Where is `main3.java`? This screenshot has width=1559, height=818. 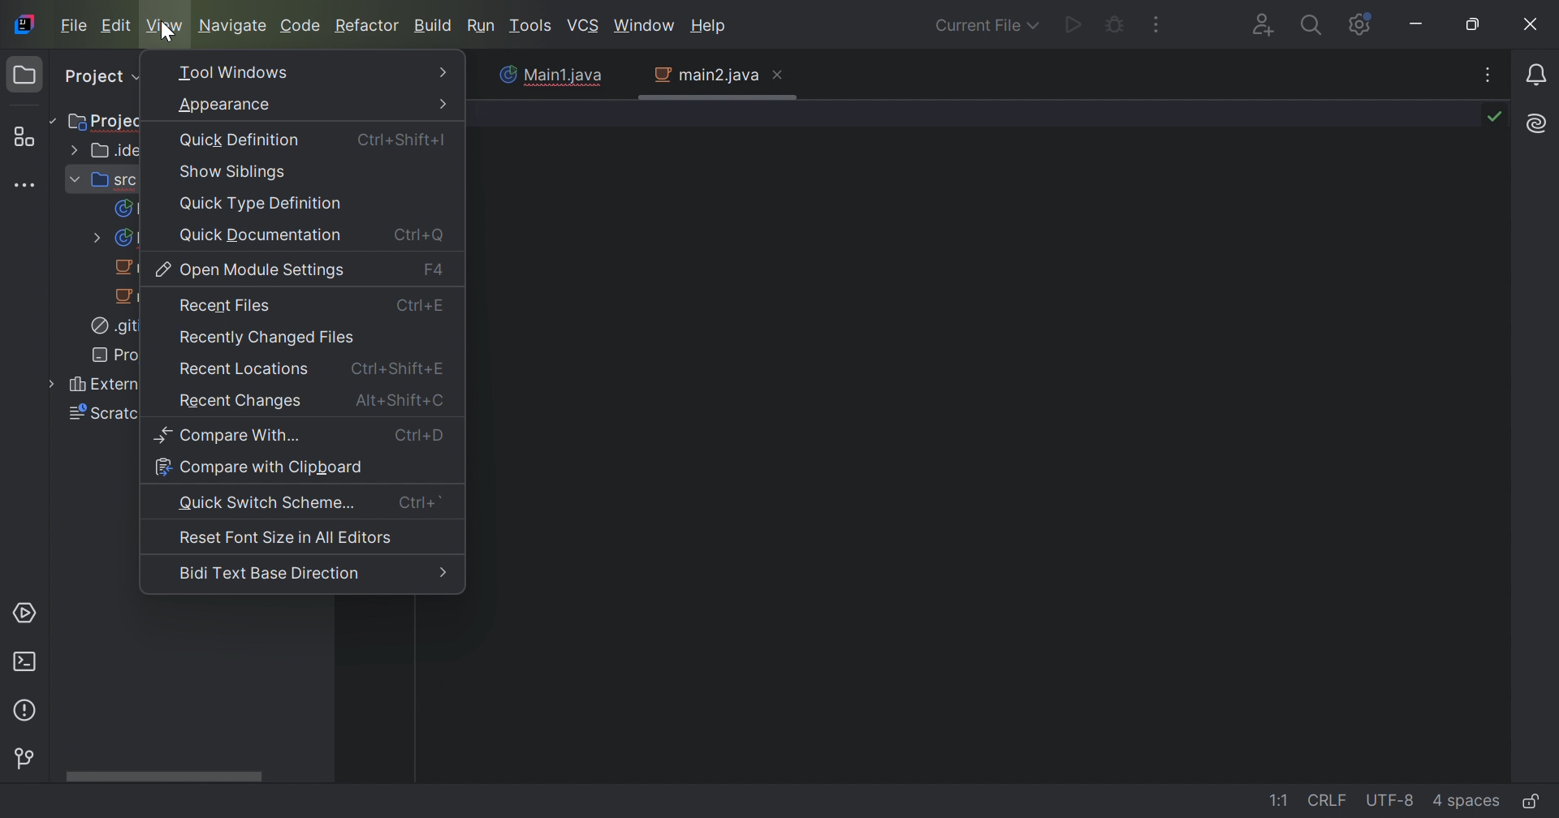 main3.java is located at coordinates (127, 297).